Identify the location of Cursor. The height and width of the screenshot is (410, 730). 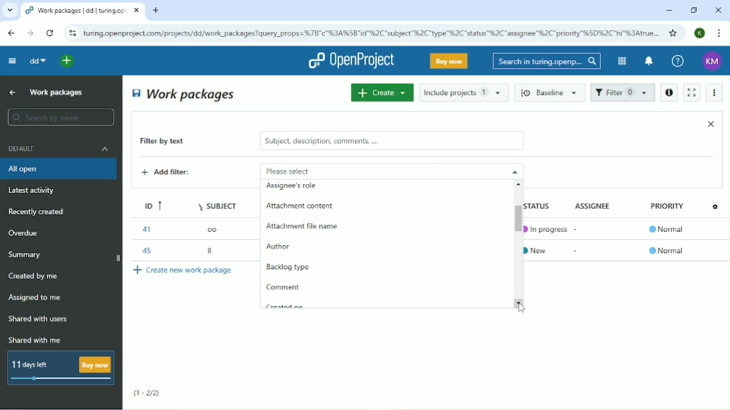
(521, 307).